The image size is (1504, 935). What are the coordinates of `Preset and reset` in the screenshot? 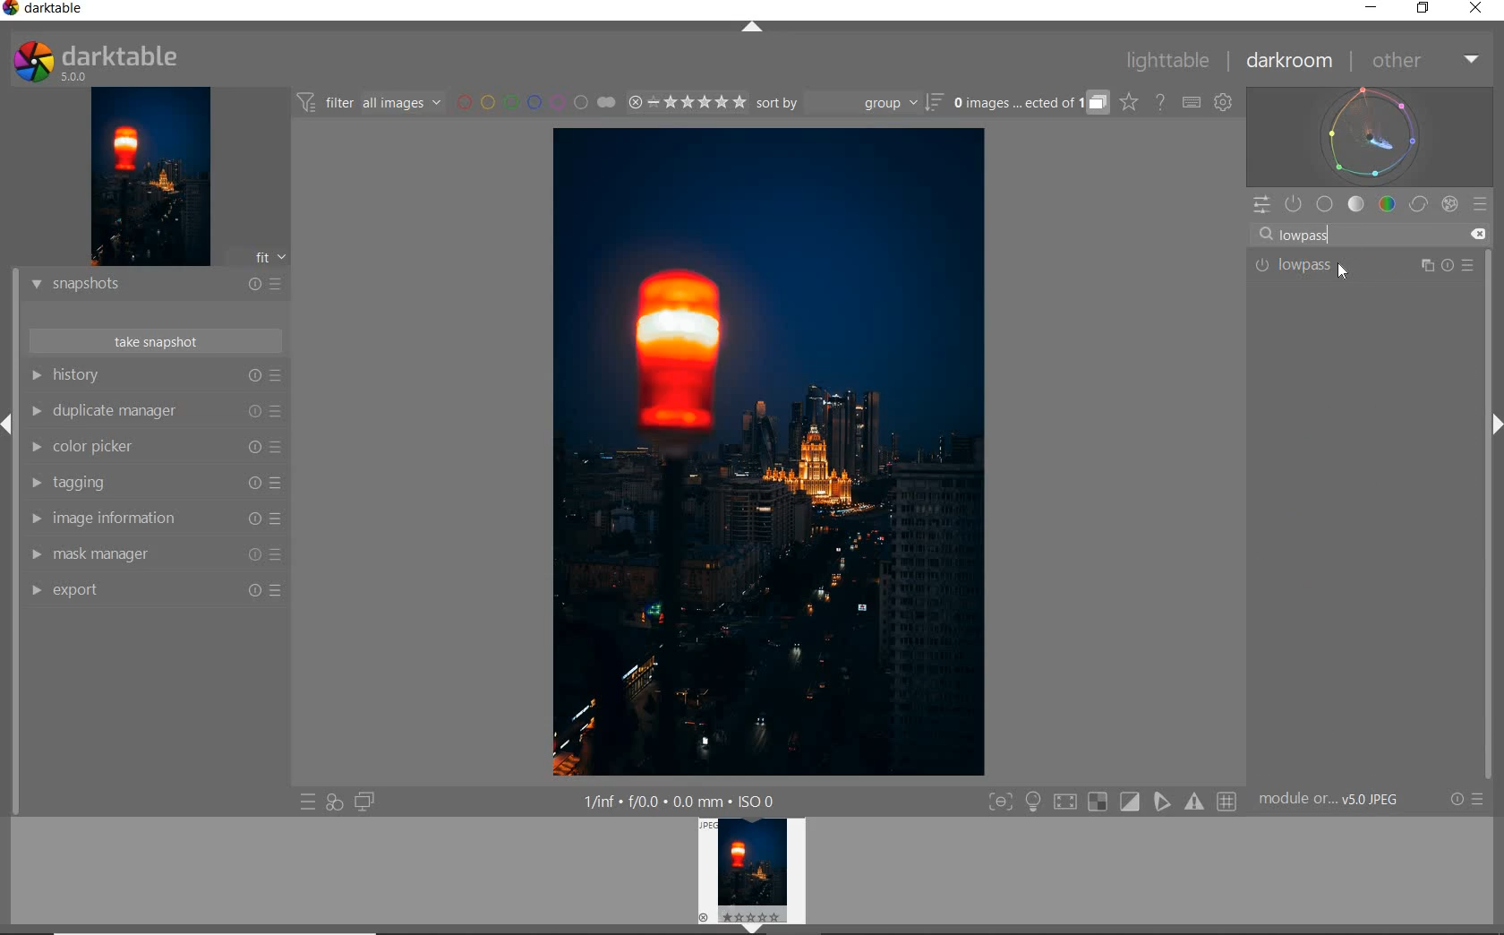 It's located at (286, 589).